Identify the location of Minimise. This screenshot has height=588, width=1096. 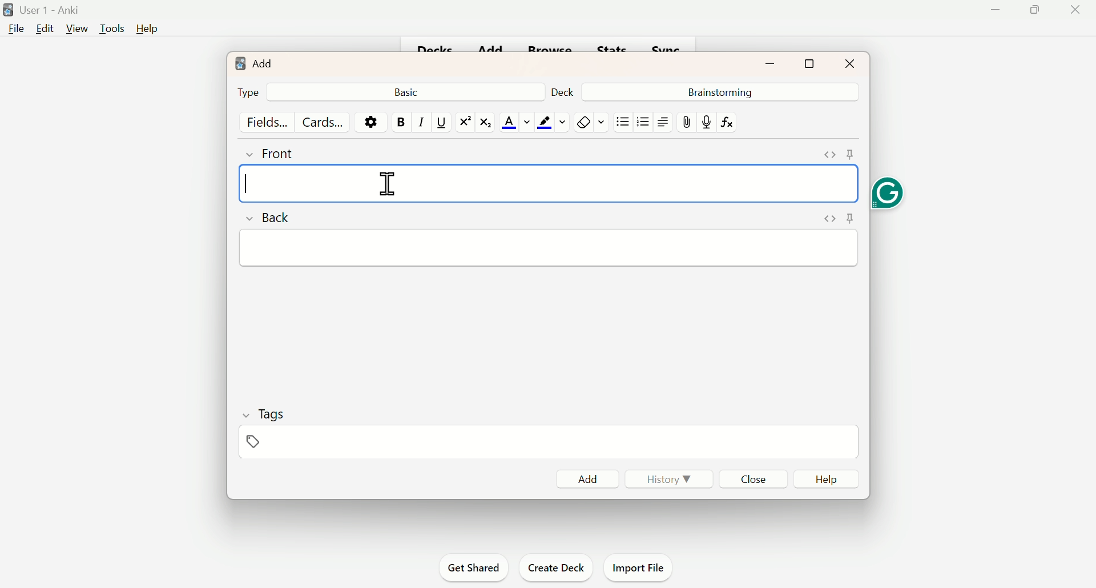
(994, 14).